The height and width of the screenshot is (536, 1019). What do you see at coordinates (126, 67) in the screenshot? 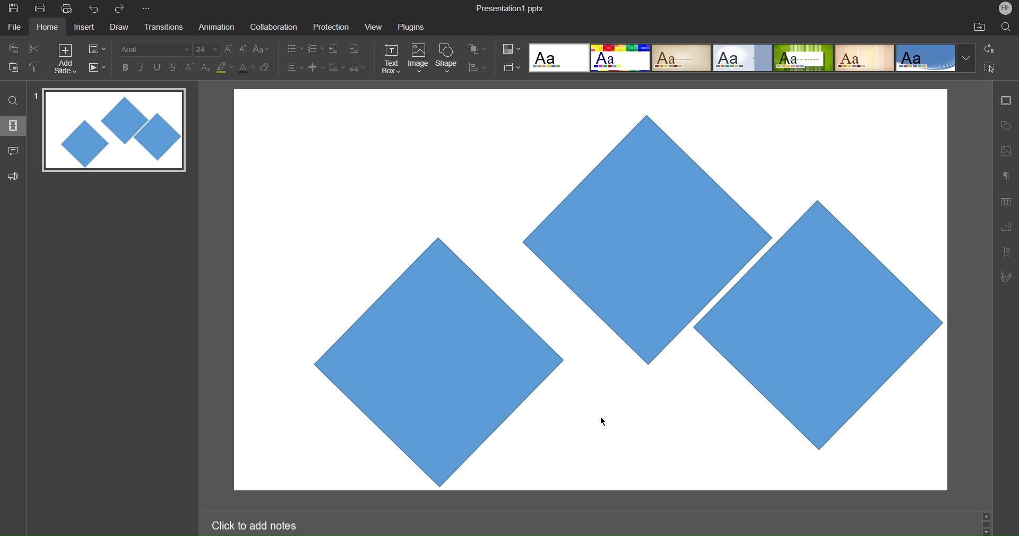
I see `Bold` at bounding box center [126, 67].